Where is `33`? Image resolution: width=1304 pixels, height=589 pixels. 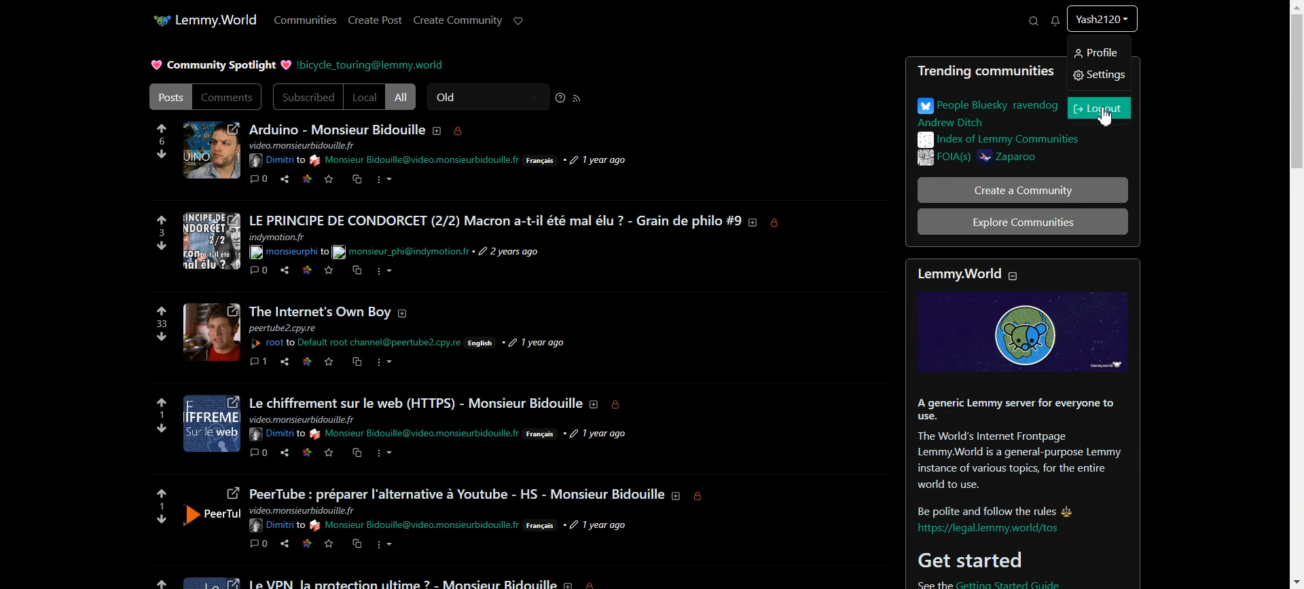
33 is located at coordinates (158, 324).